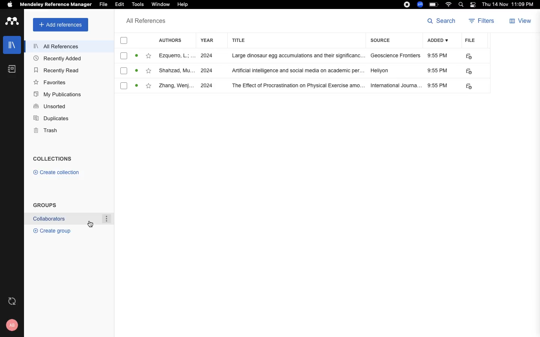  Describe the element at coordinates (469, 72) in the screenshot. I see `link to file` at that location.